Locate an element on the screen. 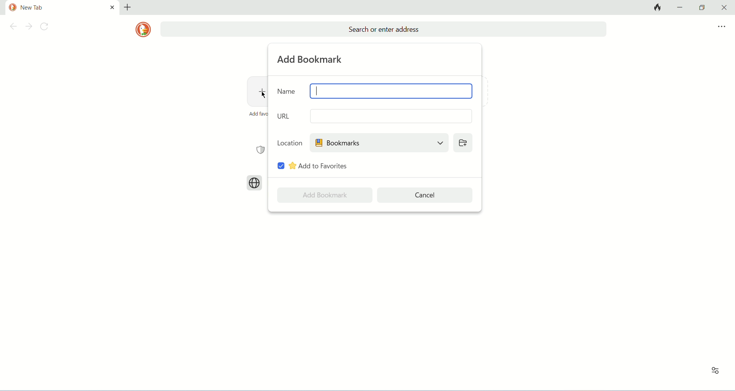 This screenshot has height=391, width=735. add folder is located at coordinates (462, 142).